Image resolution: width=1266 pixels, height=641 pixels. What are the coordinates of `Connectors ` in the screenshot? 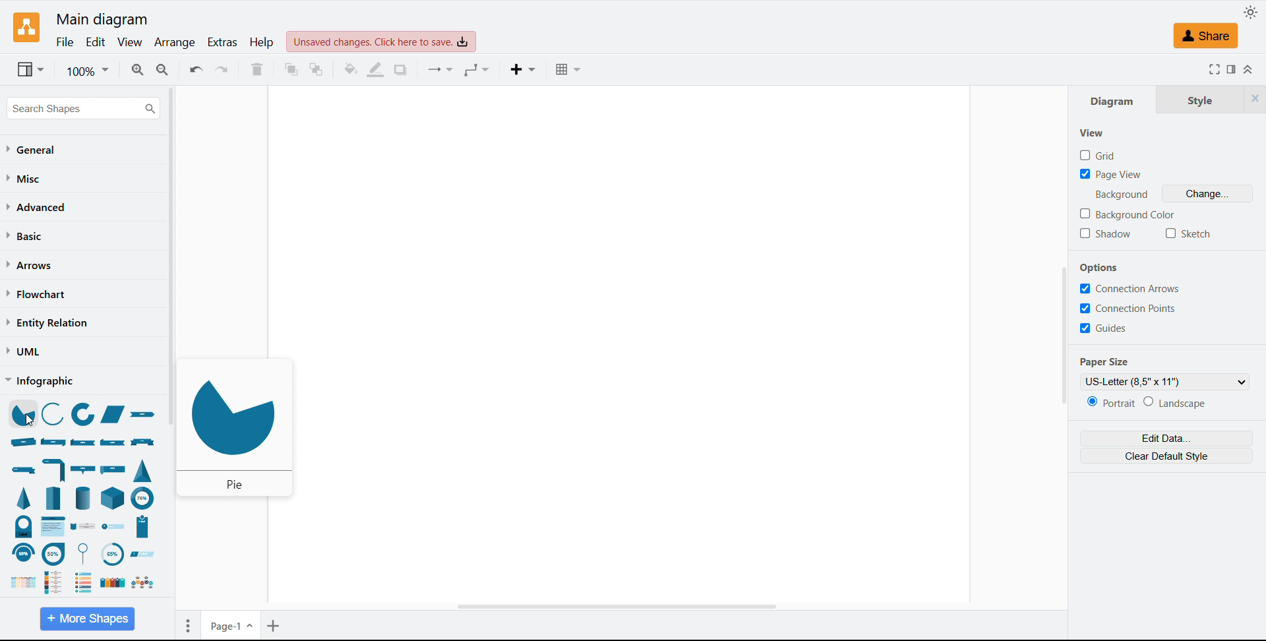 It's located at (441, 70).